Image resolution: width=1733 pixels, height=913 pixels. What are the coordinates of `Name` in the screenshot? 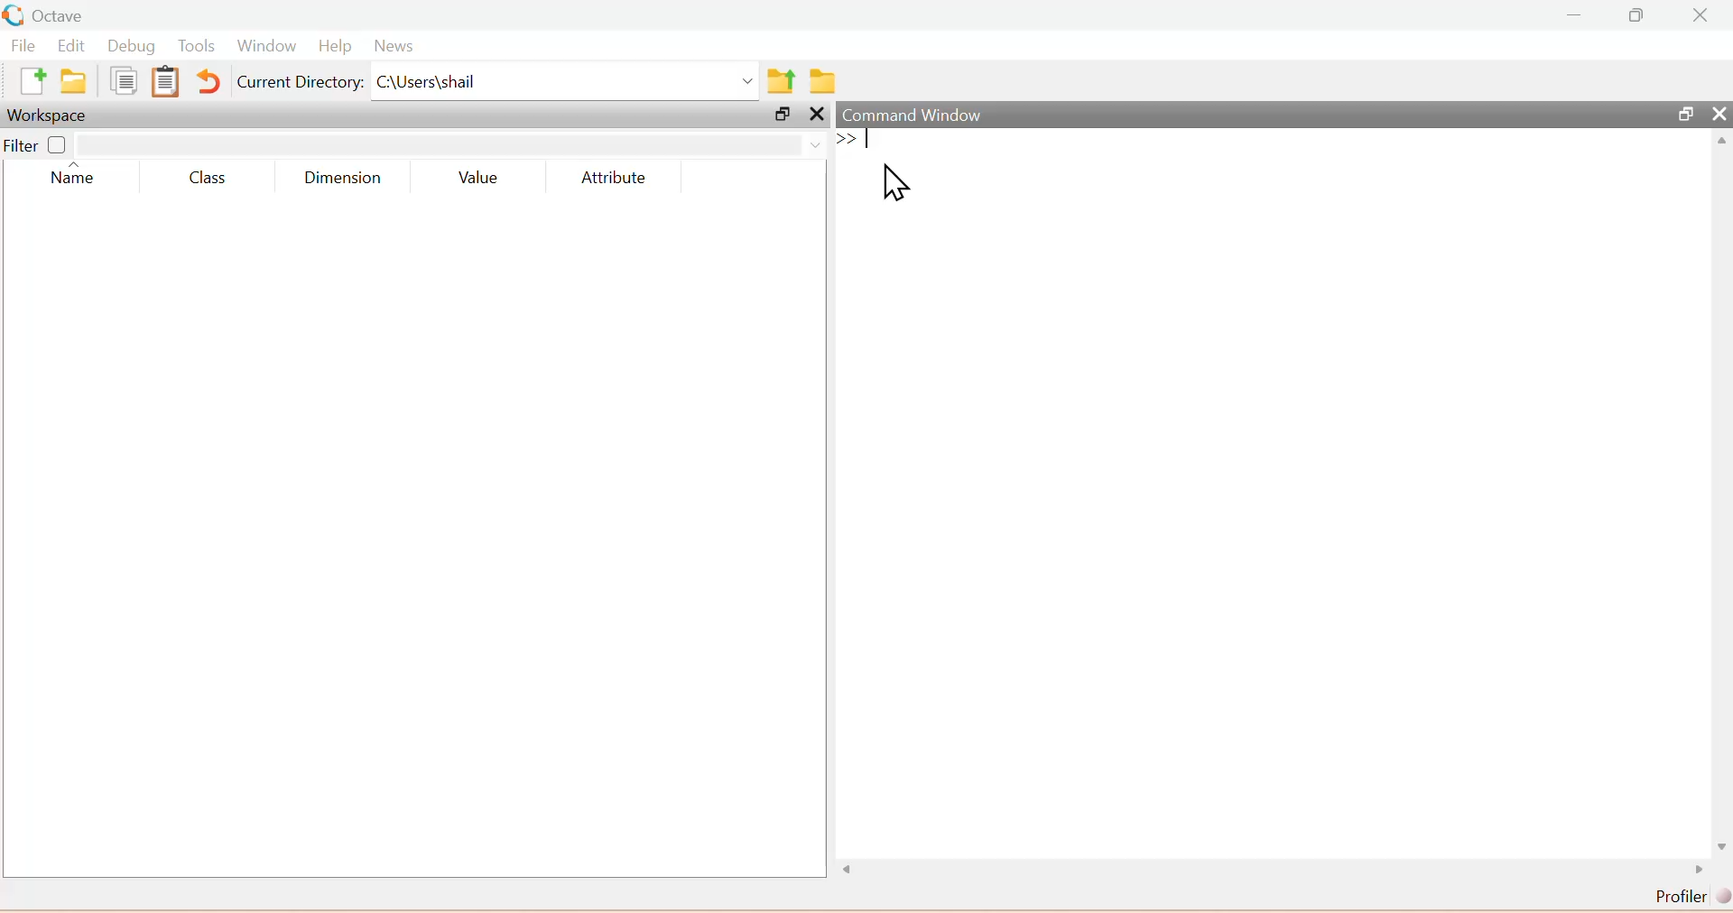 It's located at (74, 177).